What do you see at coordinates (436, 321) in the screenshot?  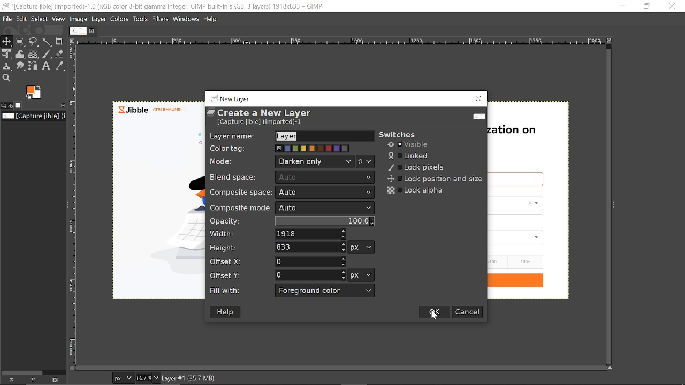 I see `cursor` at bounding box center [436, 321].